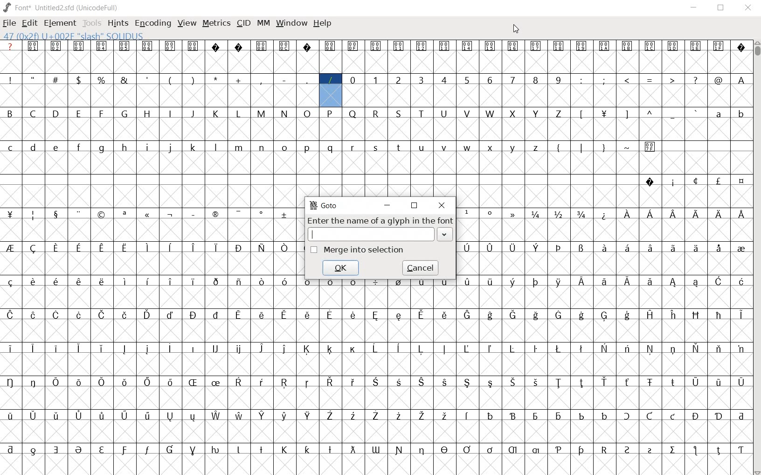 The image size is (761, 475). I want to click on glyph, so click(170, 382).